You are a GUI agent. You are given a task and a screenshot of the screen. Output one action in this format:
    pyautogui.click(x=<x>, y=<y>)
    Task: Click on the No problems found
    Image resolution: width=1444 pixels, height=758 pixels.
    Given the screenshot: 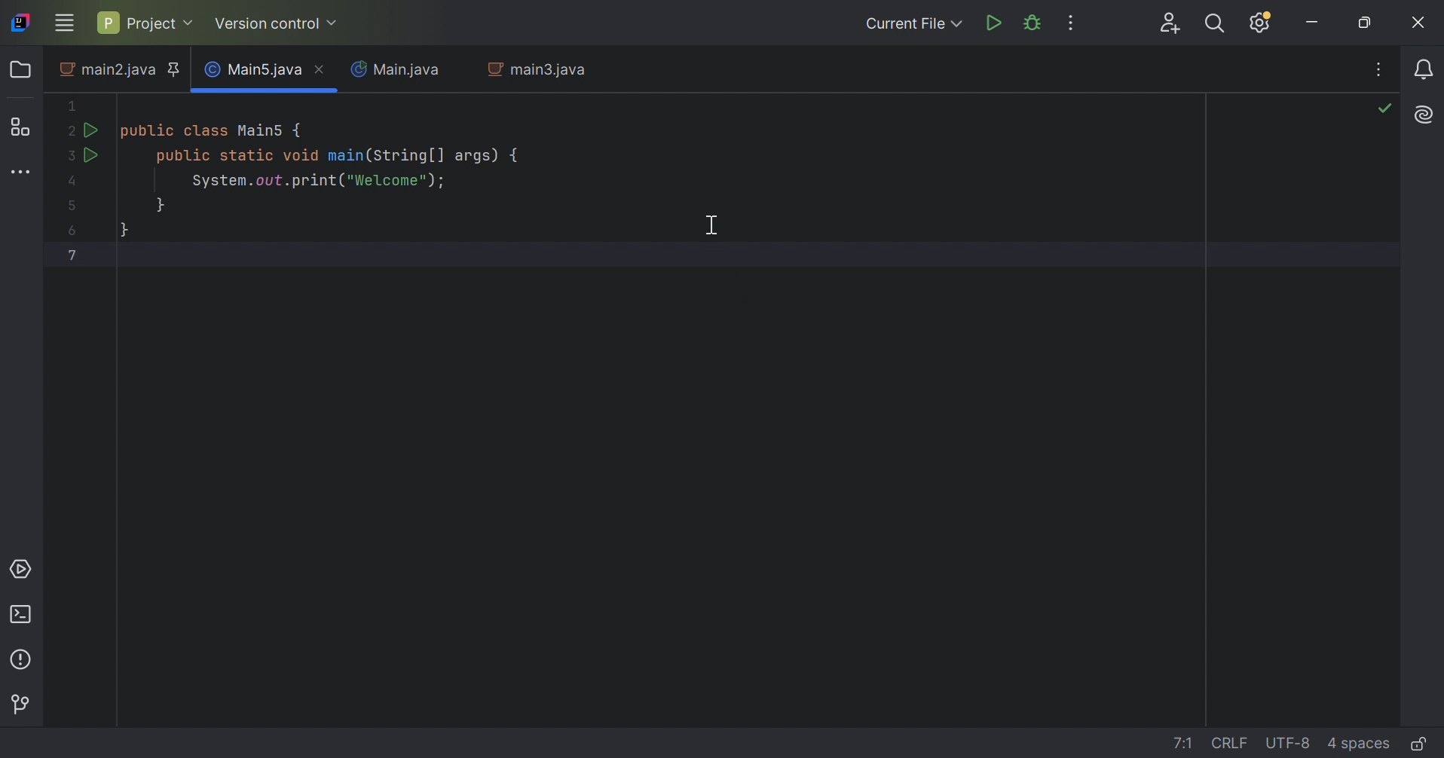 What is the action you would take?
    pyautogui.click(x=1384, y=109)
    